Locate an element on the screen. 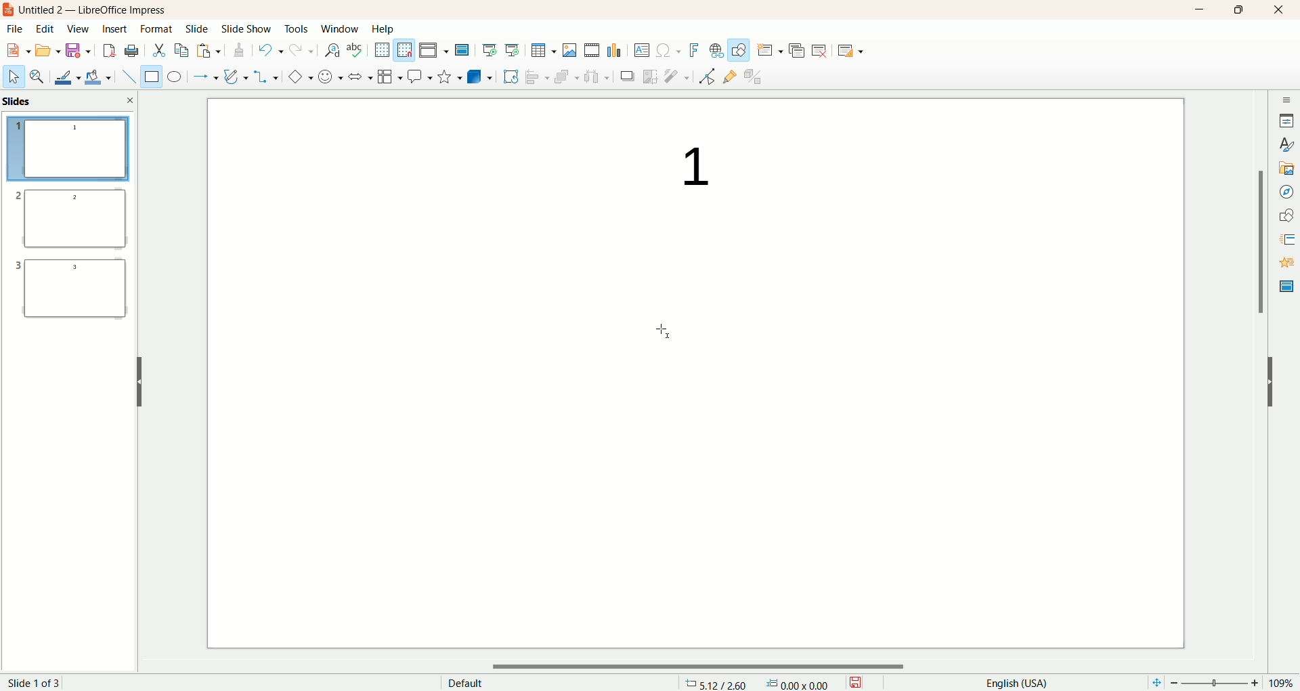 This screenshot has height=691, width=1300. master slide is located at coordinates (464, 50).